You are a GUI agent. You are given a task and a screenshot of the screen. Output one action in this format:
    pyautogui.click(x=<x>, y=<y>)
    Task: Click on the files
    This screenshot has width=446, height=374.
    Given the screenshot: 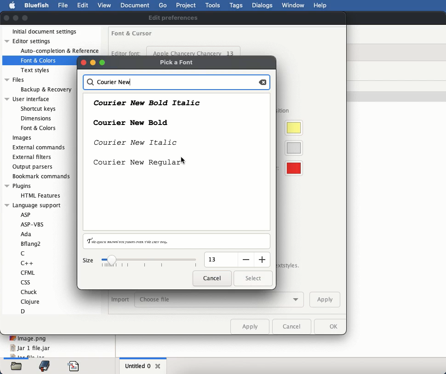 What is the action you would take?
    pyautogui.click(x=39, y=85)
    